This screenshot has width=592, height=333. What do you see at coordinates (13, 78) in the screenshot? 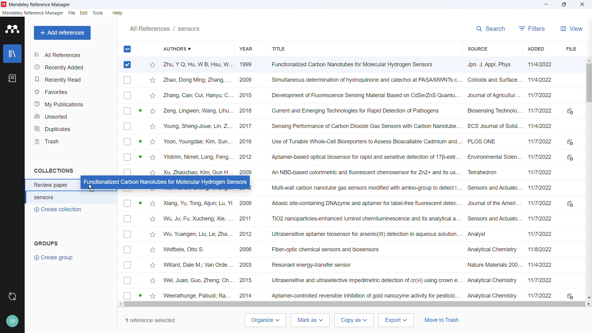
I see `Notebook ` at bounding box center [13, 78].